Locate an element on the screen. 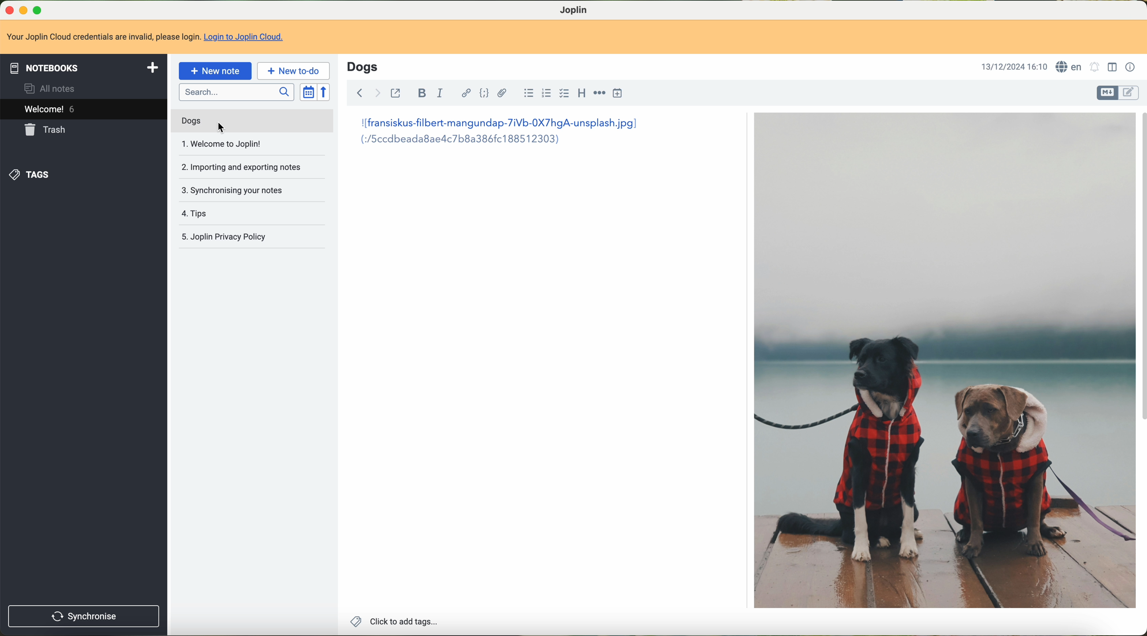  all notes is located at coordinates (51, 89).